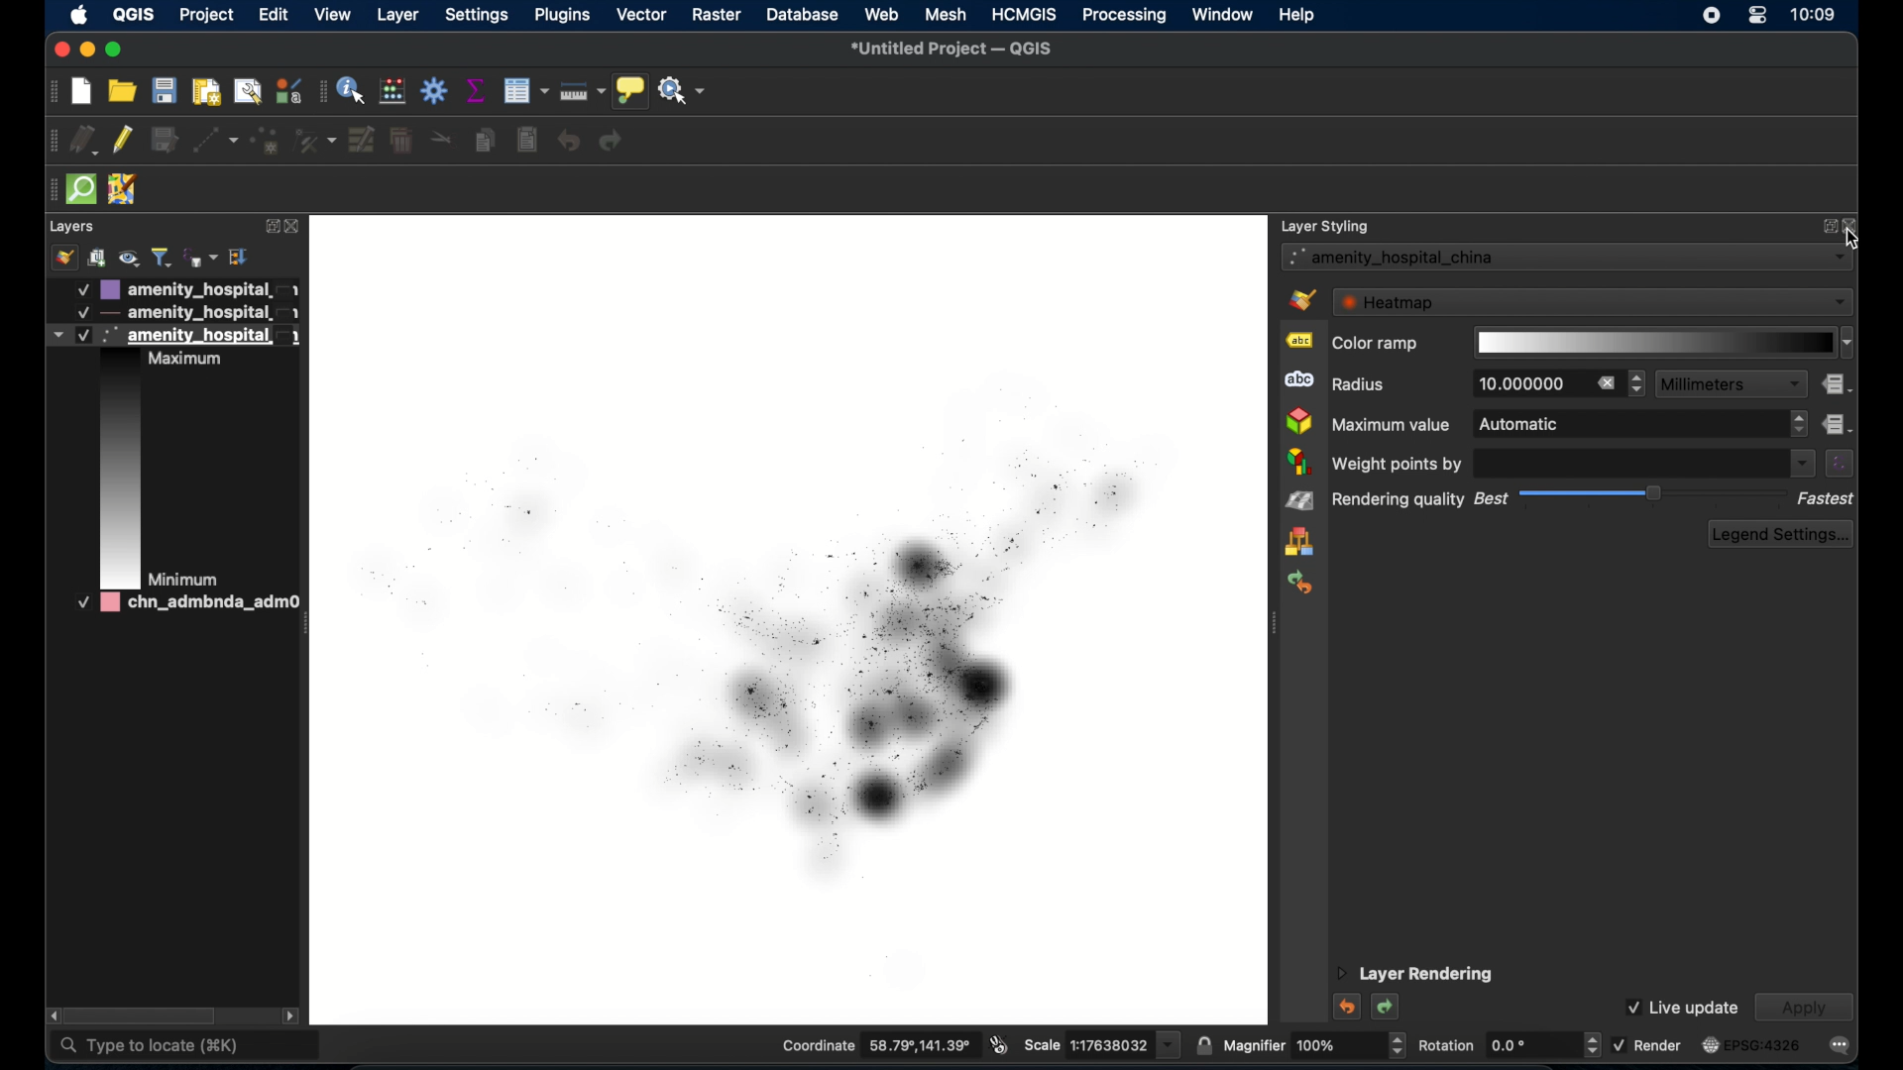  I want to click on abels, so click(1299, 342).